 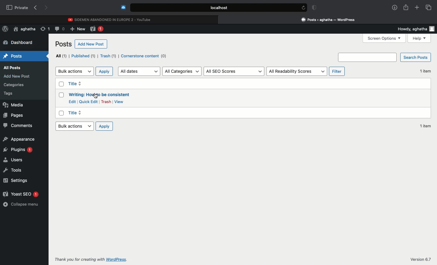 I want to click on checkbox, so click(x=61, y=95).